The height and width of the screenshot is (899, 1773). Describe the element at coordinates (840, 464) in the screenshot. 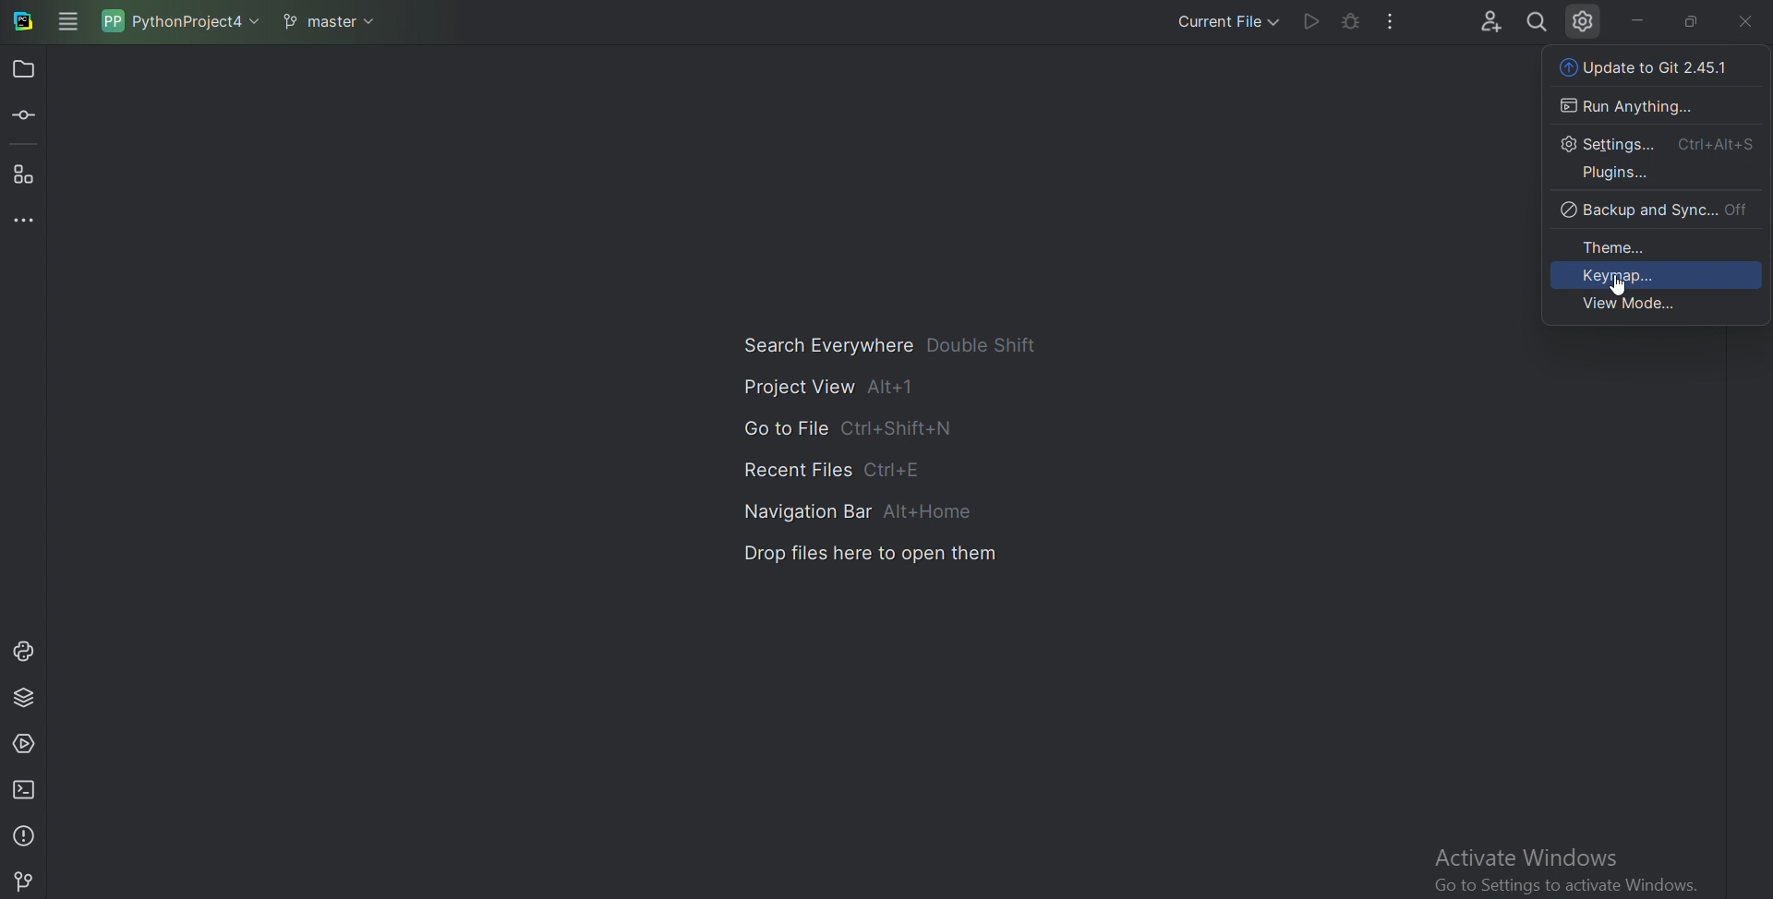

I see `Recent files Ctrl+E` at that location.